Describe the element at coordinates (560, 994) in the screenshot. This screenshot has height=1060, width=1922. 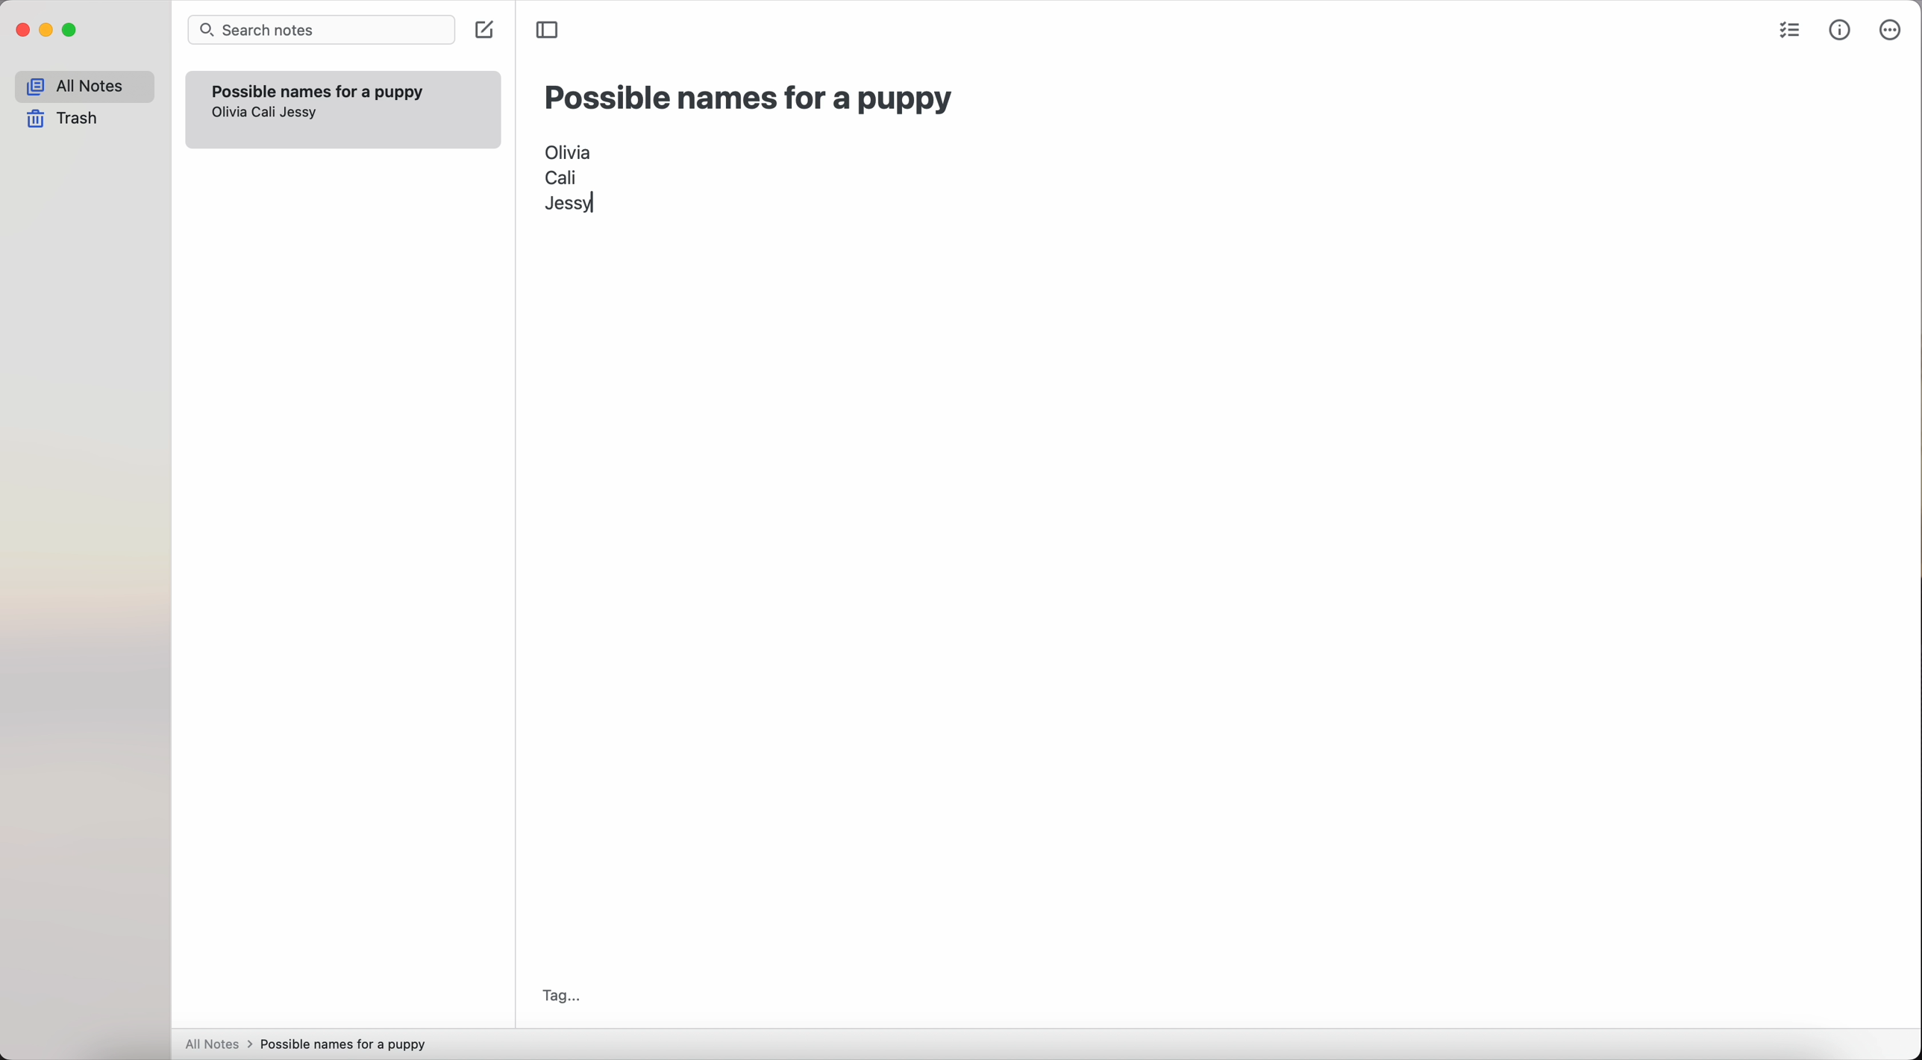
I see `tag` at that location.